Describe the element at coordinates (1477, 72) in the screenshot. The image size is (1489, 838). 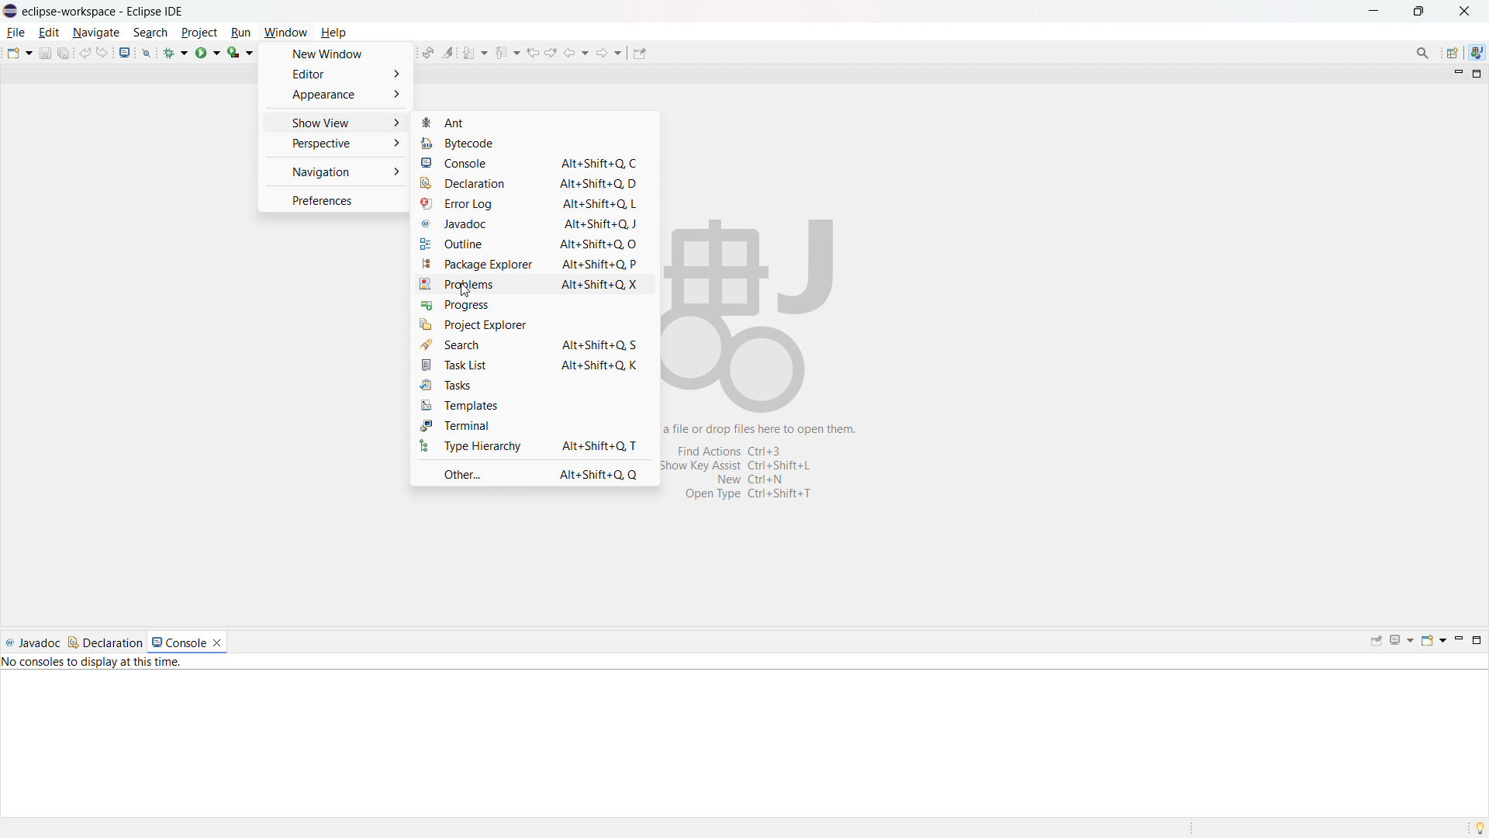
I see `maximize` at that location.